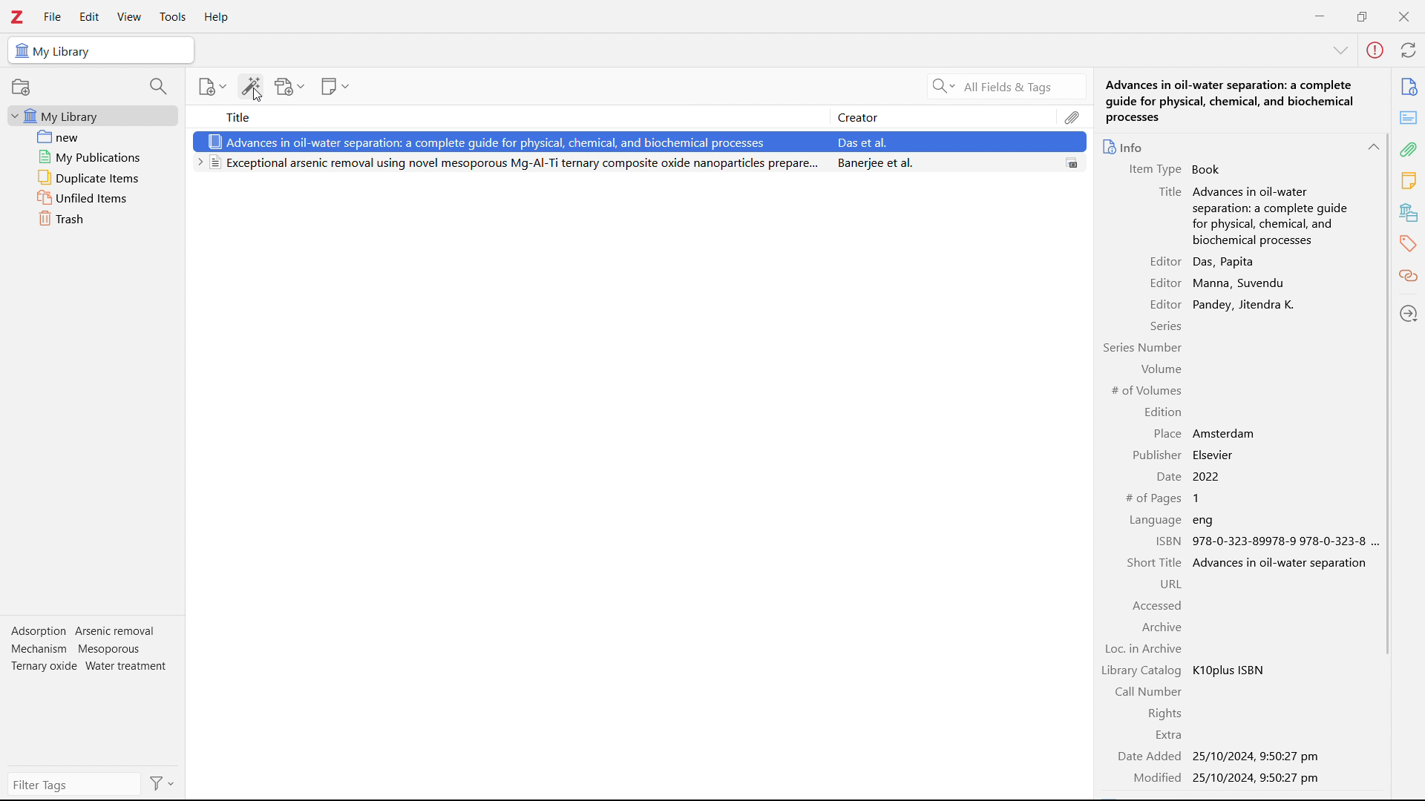 The width and height of the screenshot is (1425, 801). What do you see at coordinates (258, 95) in the screenshot?
I see `cursor` at bounding box center [258, 95].